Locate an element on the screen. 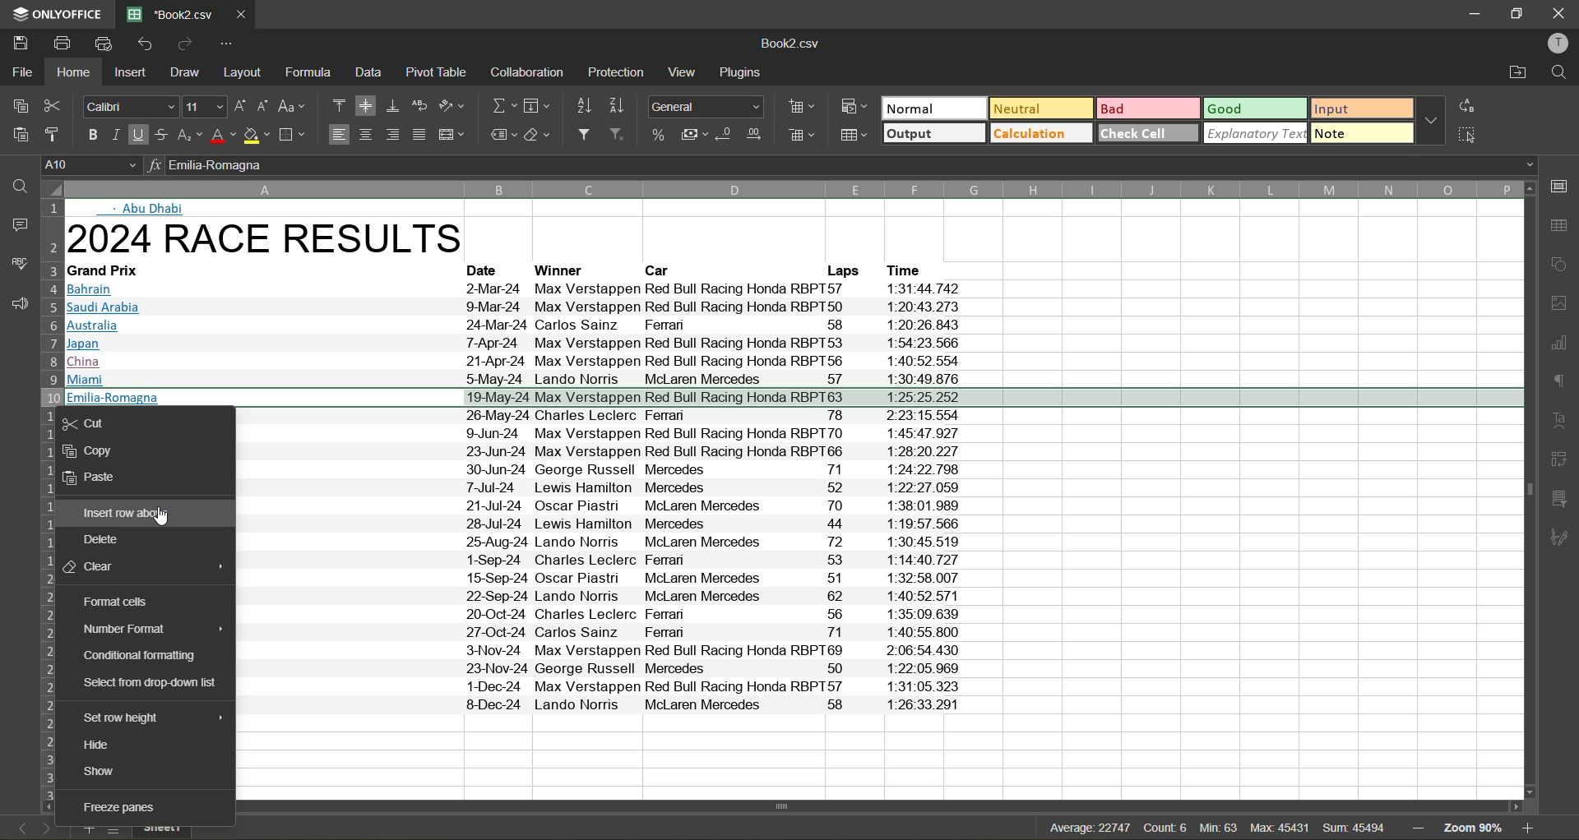 Image resolution: width=1579 pixels, height=840 pixels. ‘Winner is located at coordinates (559, 270).